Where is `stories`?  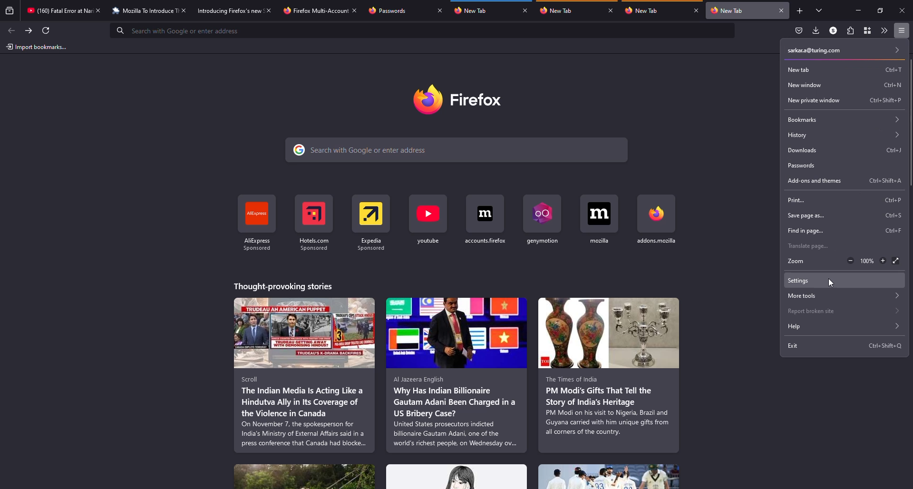
stories is located at coordinates (456, 477).